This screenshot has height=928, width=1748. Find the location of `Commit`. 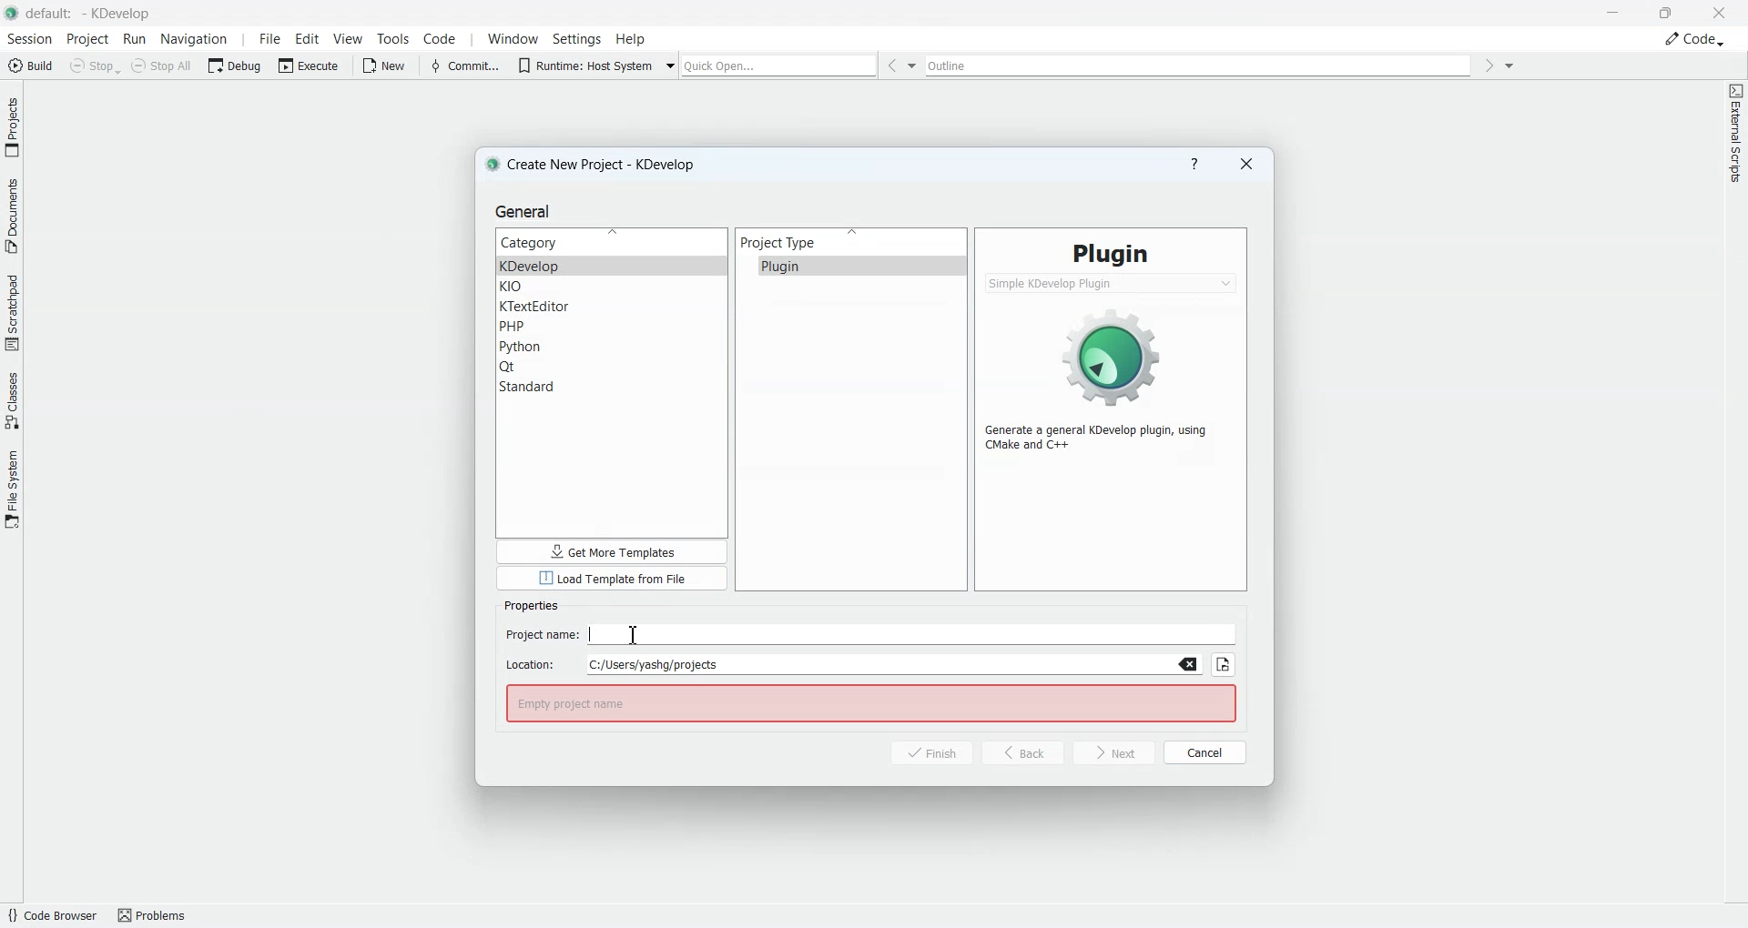

Commit is located at coordinates (463, 65).